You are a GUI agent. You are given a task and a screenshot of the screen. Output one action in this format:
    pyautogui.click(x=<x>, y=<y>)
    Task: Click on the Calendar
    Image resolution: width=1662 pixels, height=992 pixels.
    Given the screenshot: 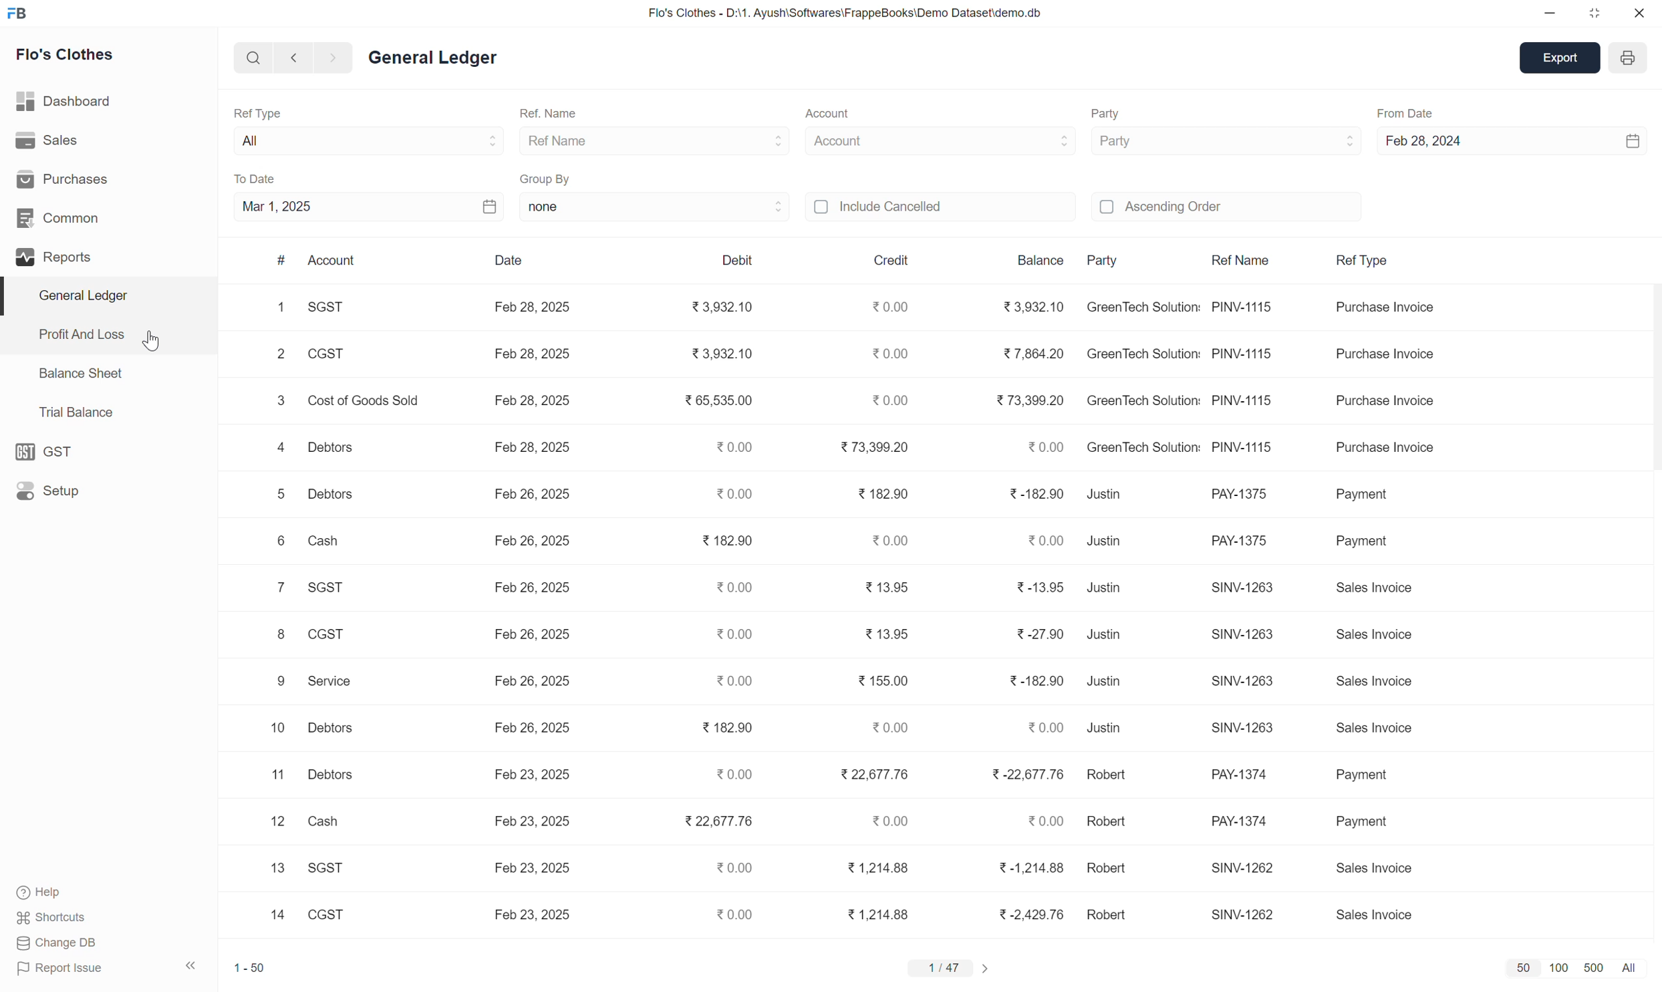 What is the action you would take?
    pyautogui.click(x=1621, y=140)
    